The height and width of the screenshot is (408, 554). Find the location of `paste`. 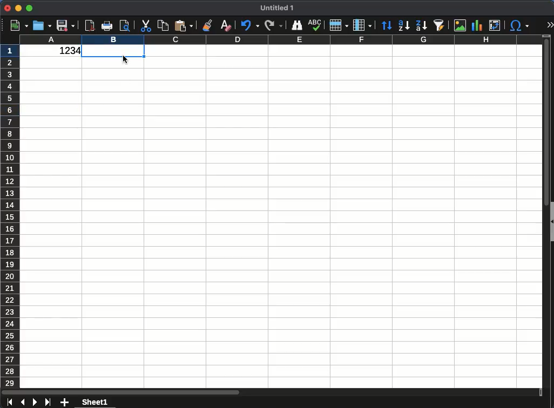

paste is located at coordinates (184, 25).